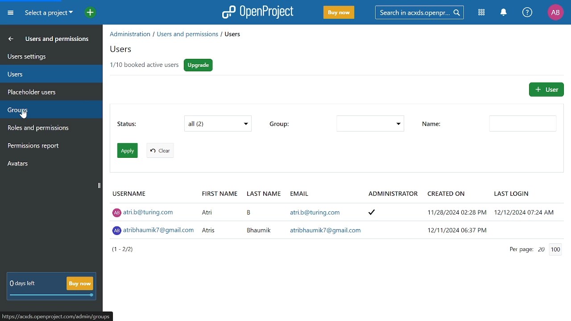  I want to click on add project, so click(88, 13).